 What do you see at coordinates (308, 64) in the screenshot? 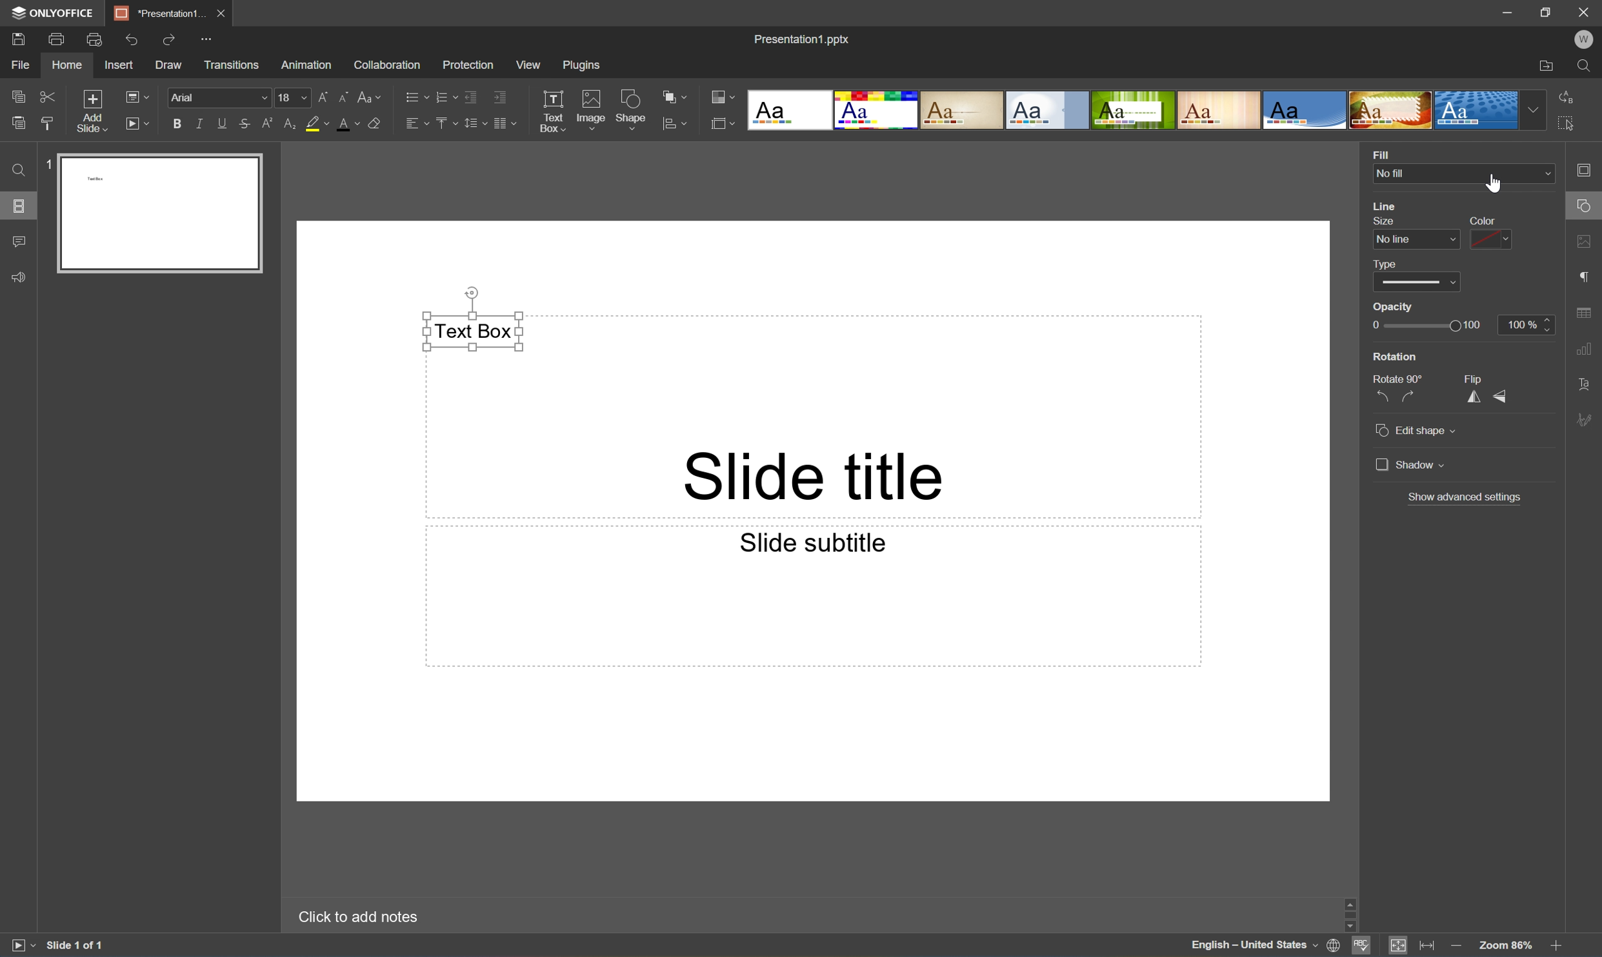
I see `Animation` at bounding box center [308, 64].